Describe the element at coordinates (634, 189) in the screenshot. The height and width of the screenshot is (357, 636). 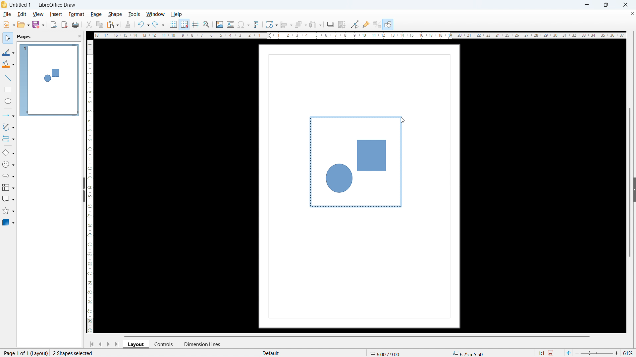
I see `expand sidebar` at that location.